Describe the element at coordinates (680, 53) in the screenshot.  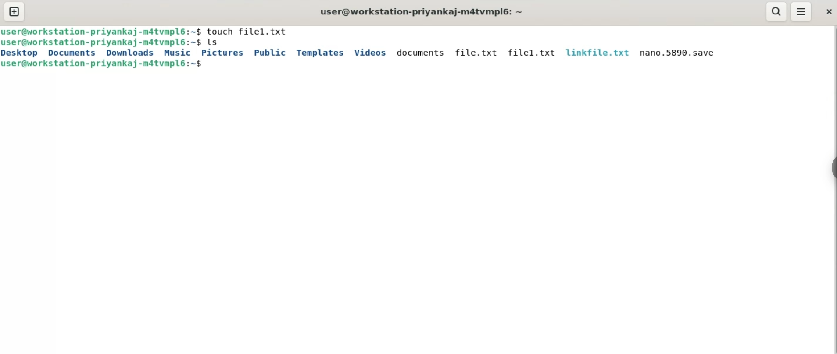
I see `nano.5890.save` at that location.